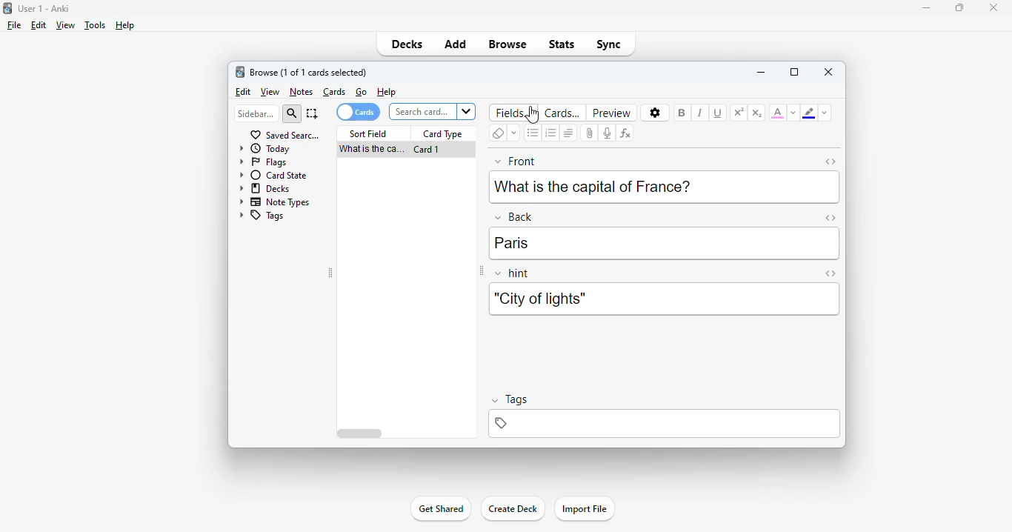 This screenshot has height=532, width=1012. I want to click on flags, so click(262, 162).